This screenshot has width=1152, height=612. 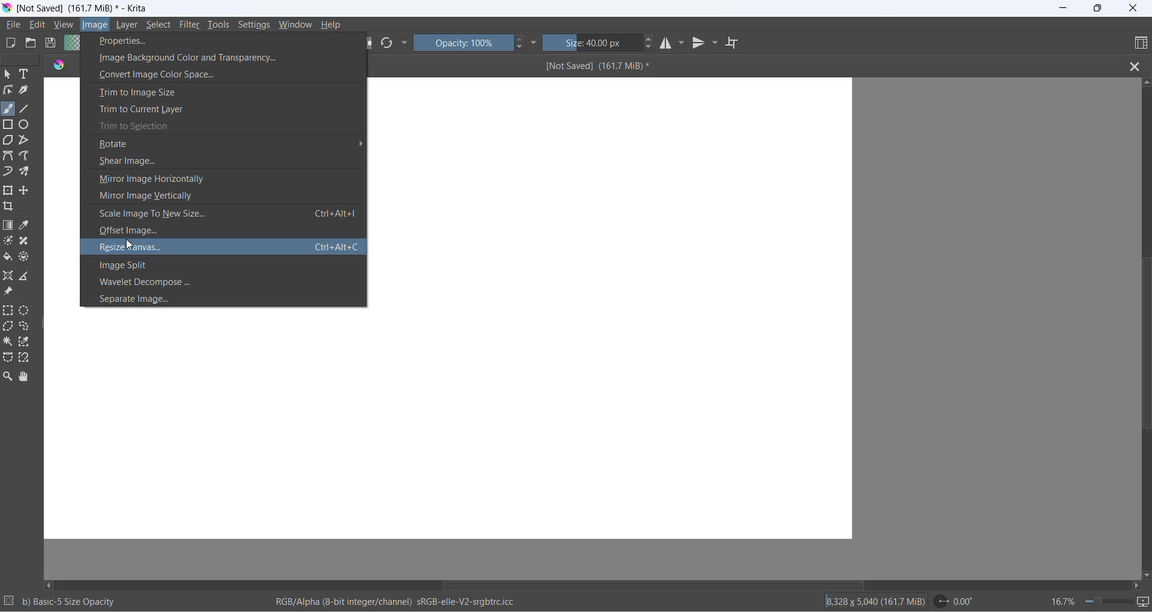 What do you see at coordinates (1064, 9) in the screenshot?
I see `minimize` at bounding box center [1064, 9].